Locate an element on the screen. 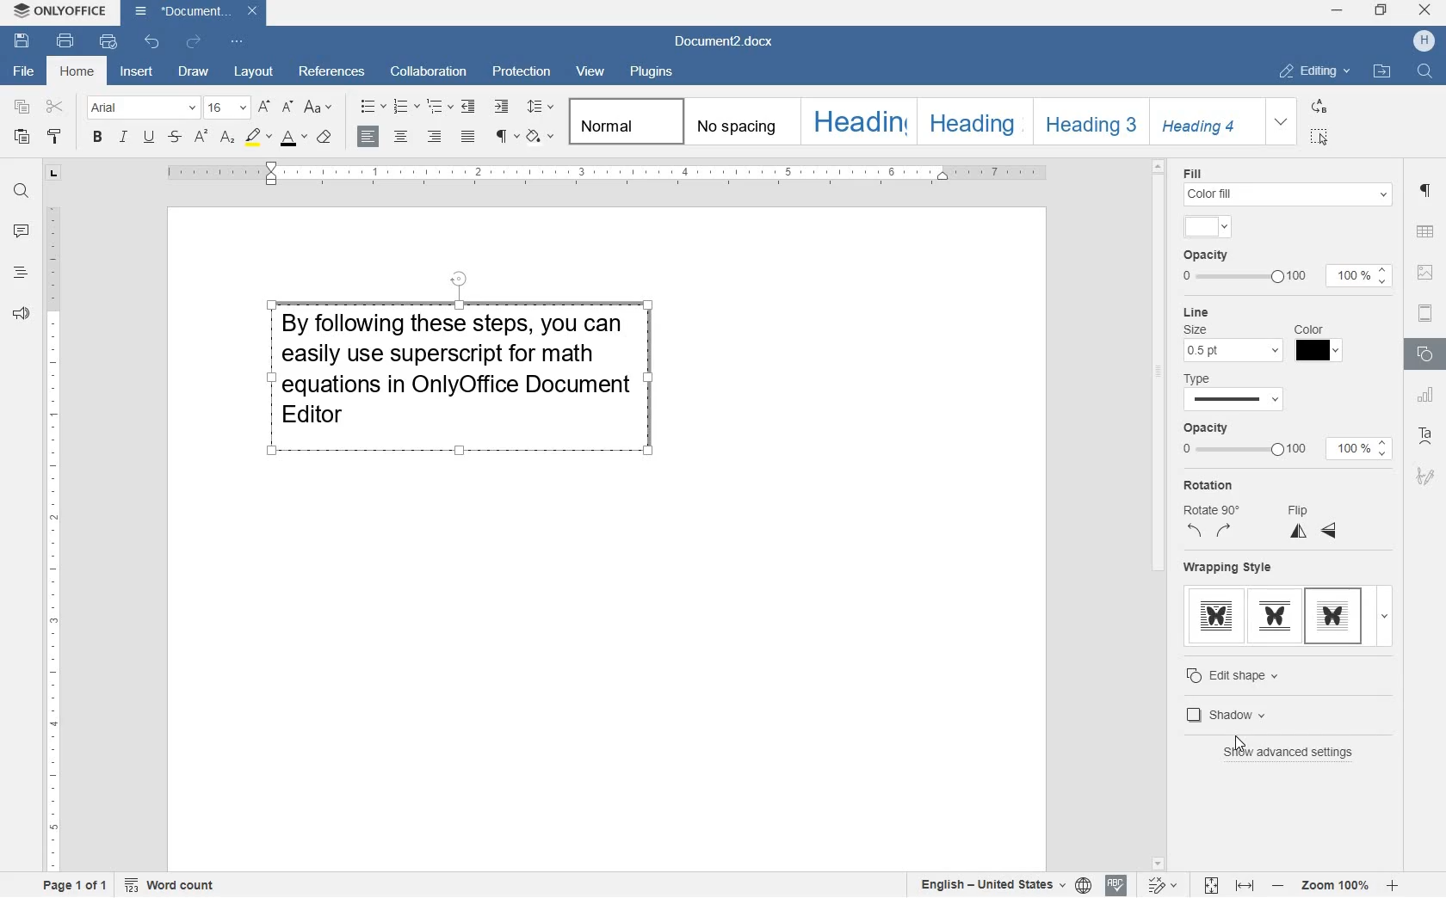 The width and height of the screenshot is (1446, 898). home is located at coordinates (75, 71).